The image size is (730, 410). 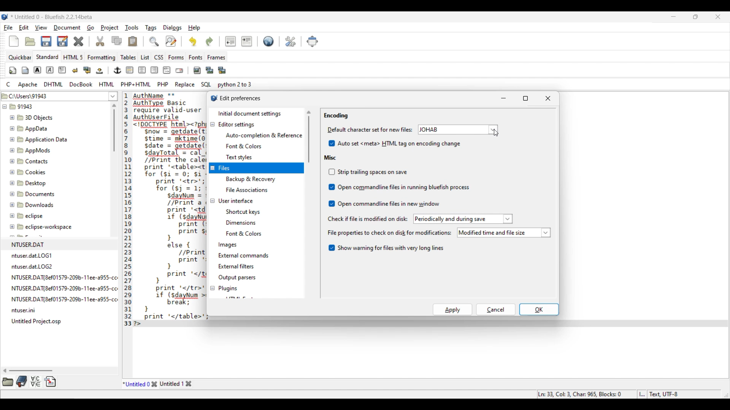 I want to click on Image and text edit tools, so click(x=119, y=70).